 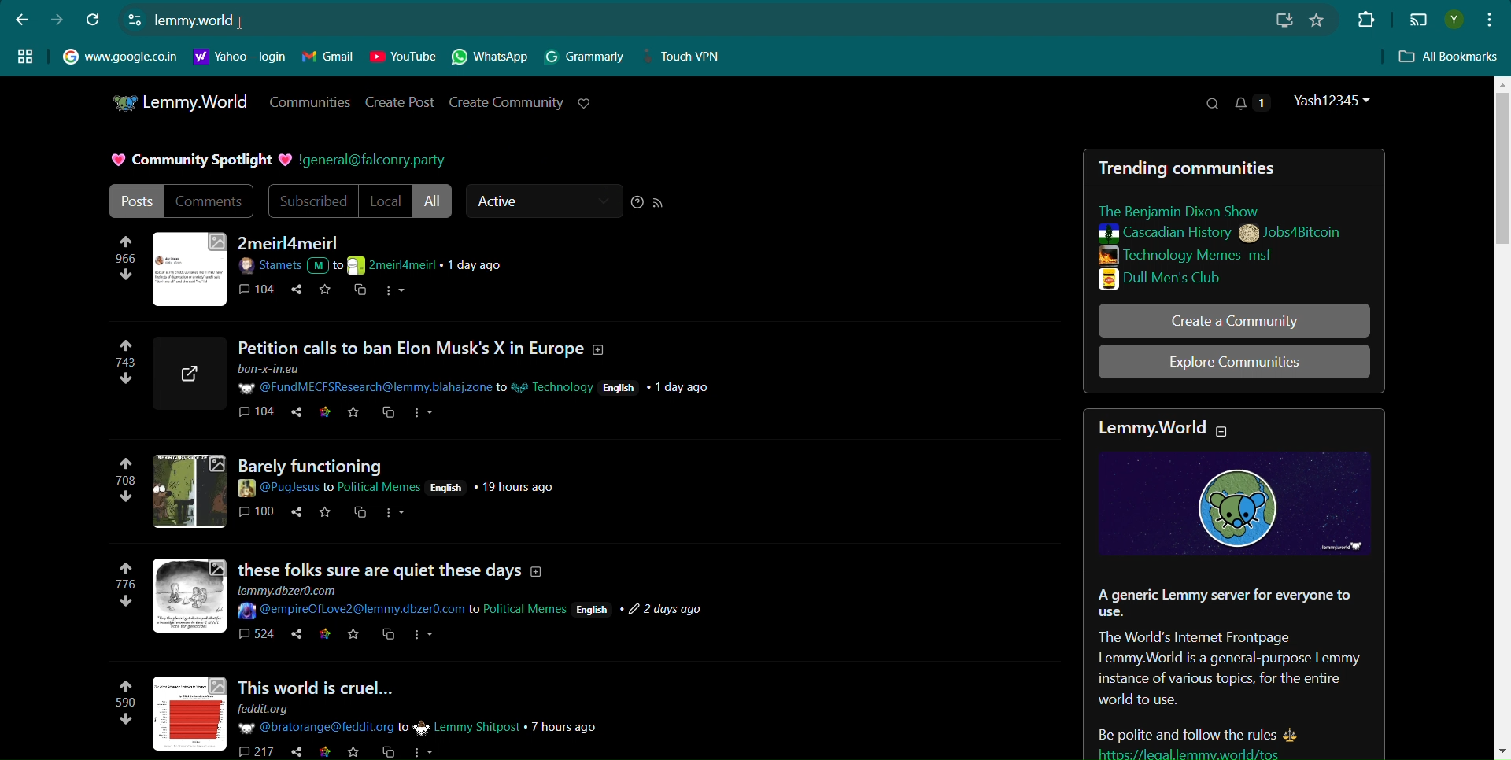 I want to click on Extensions, so click(x=1364, y=18).